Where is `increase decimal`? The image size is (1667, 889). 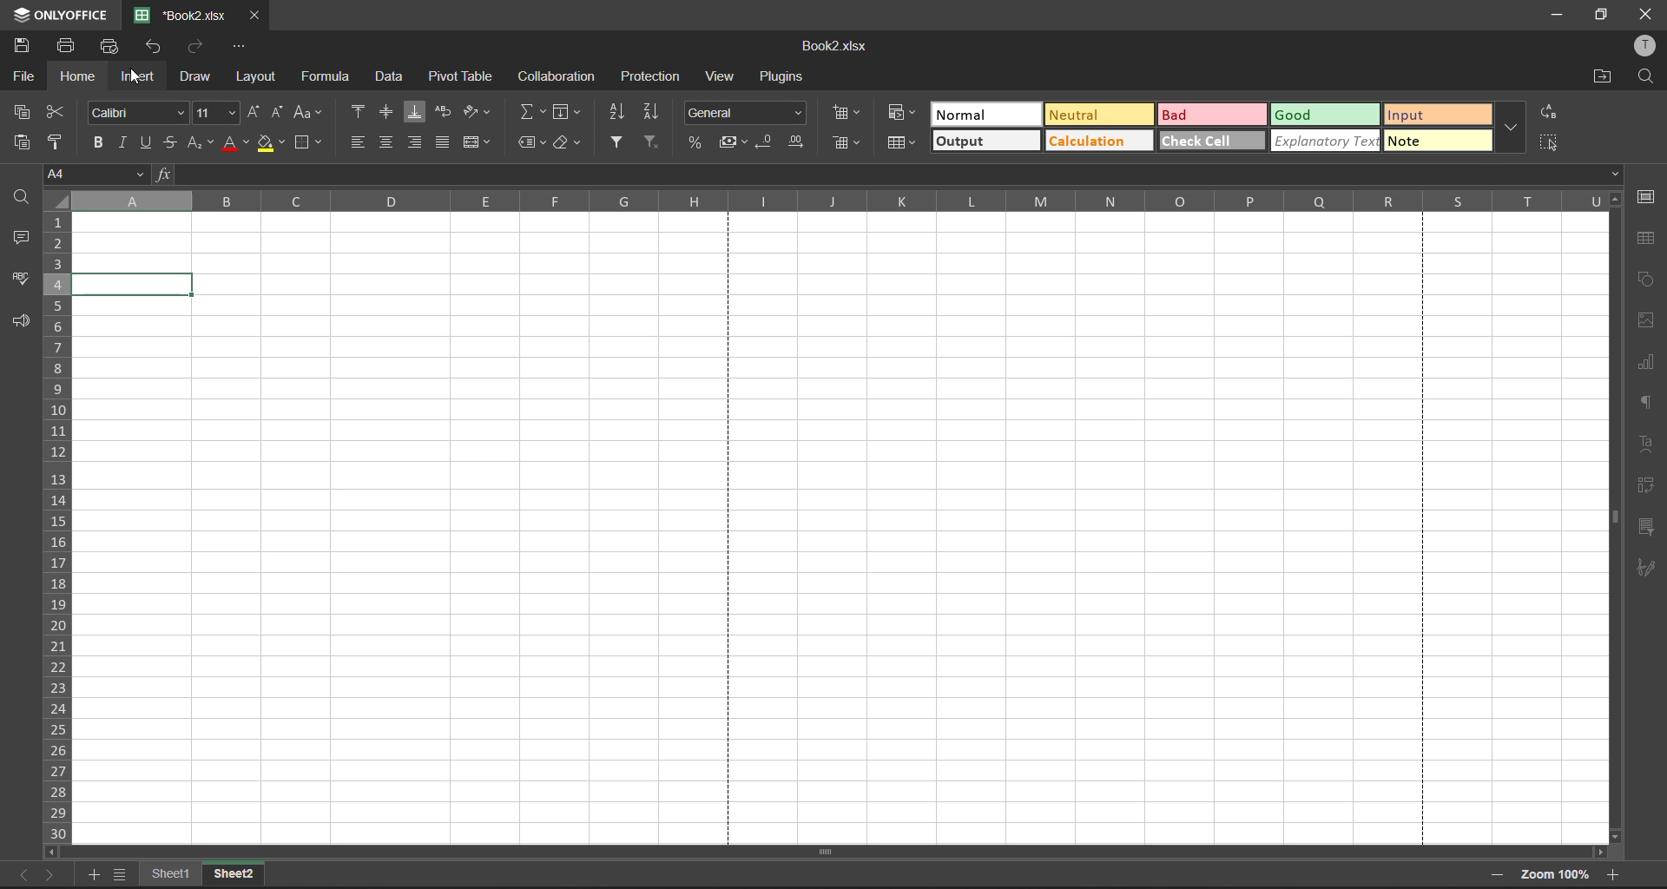 increase decimal is located at coordinates (800, 145).